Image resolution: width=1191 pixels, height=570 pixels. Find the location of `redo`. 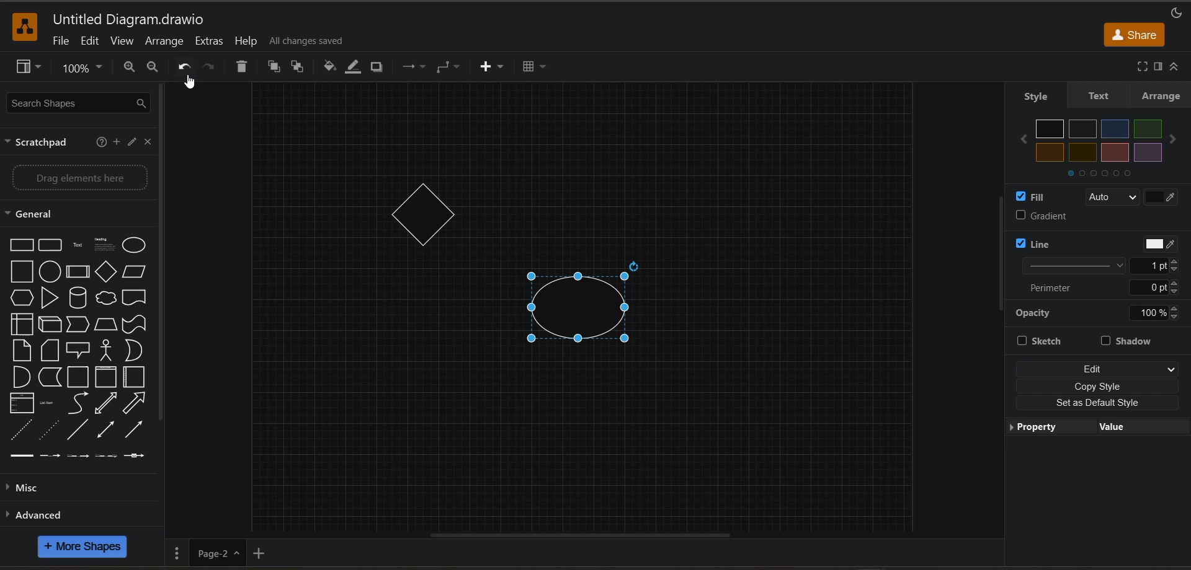

redo is located at coordinates (212, 67).